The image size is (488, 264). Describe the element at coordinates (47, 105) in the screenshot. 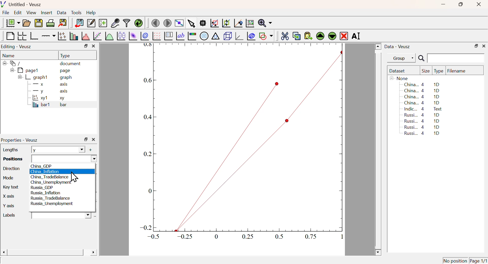

I see `bar1 bar` at that location.